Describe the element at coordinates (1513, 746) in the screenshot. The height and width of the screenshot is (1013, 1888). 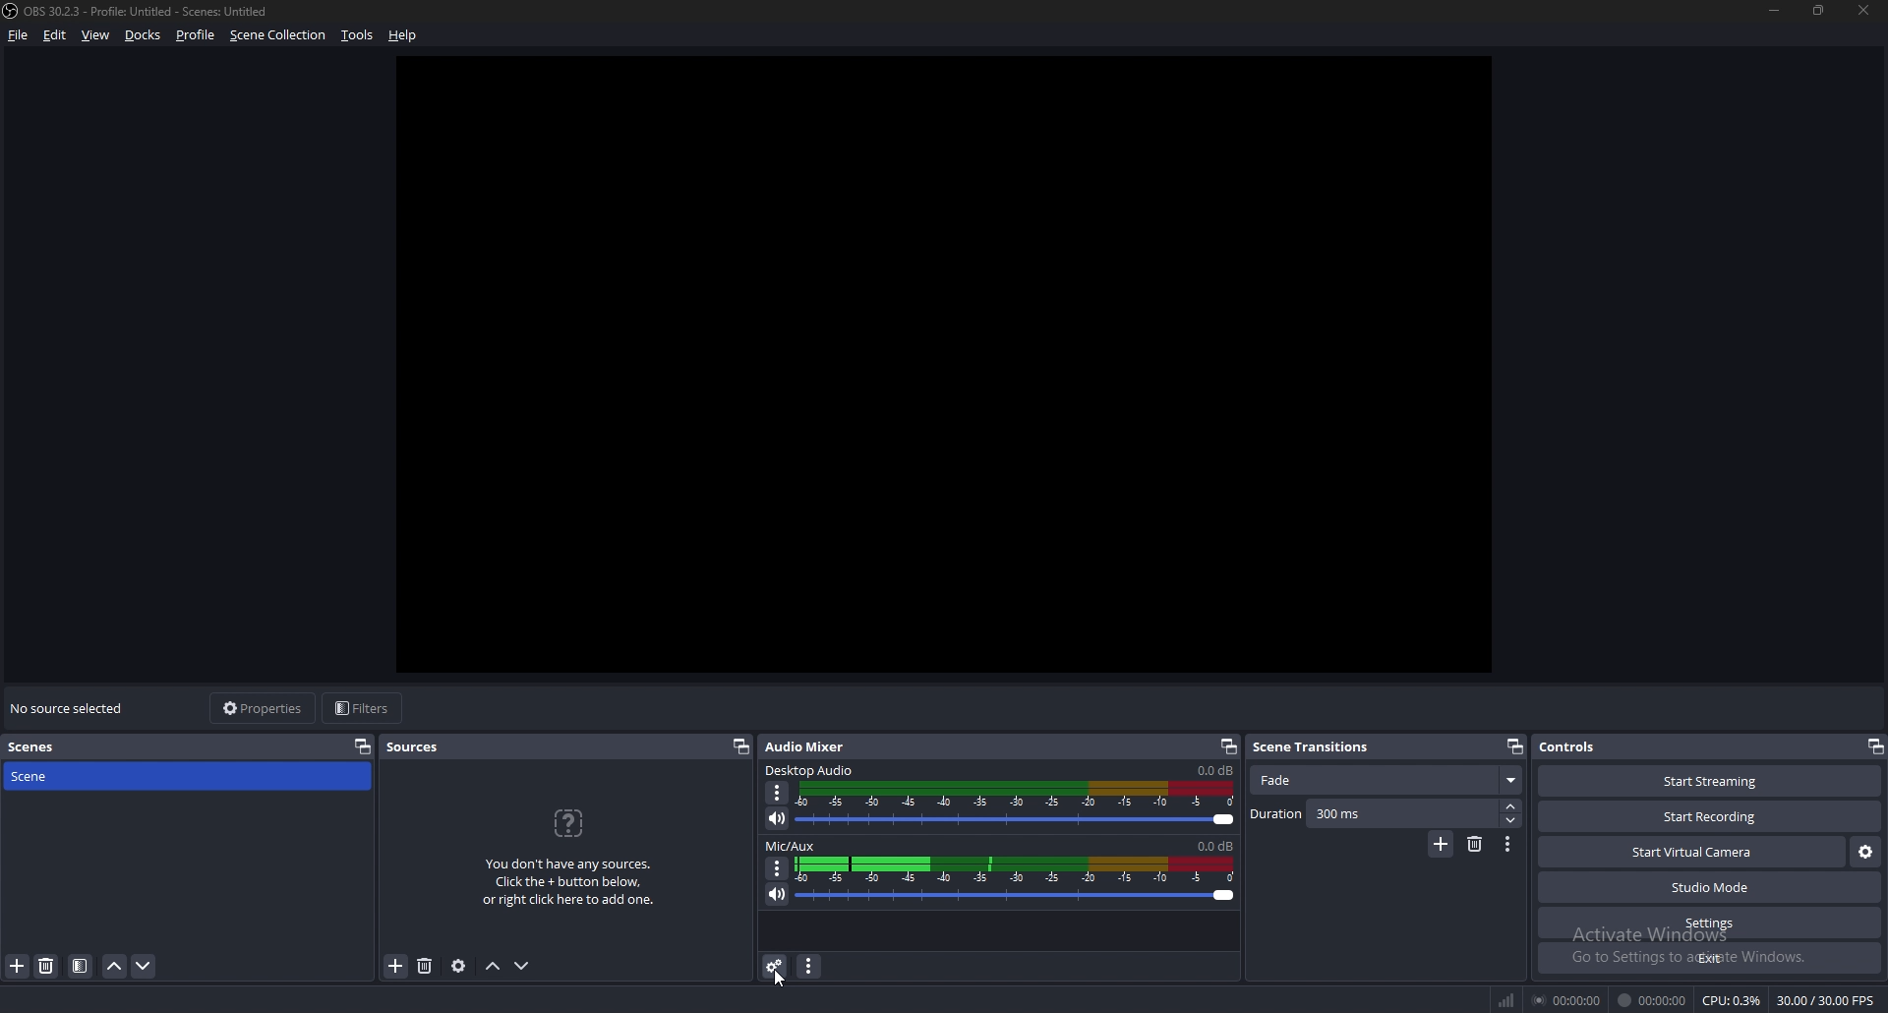
I see `pop out` at that location.